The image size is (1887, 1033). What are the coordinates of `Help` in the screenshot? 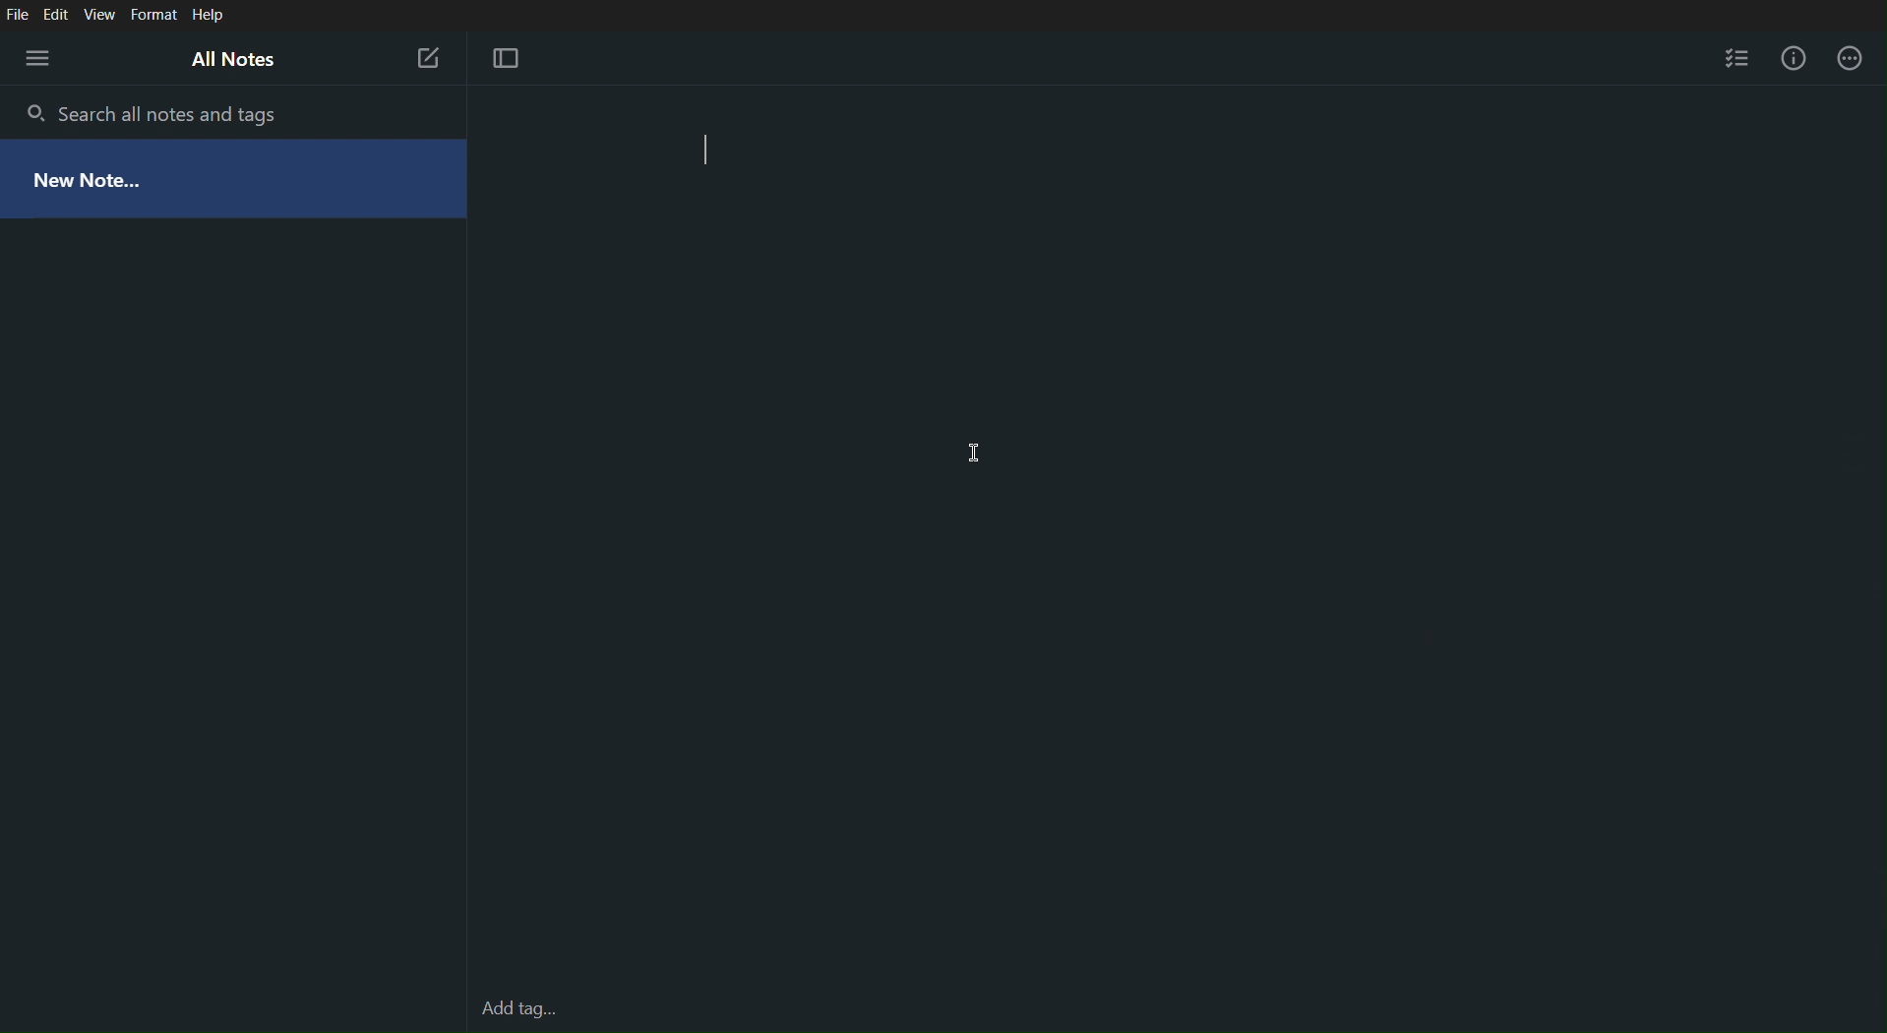 It's located at (209, 15).